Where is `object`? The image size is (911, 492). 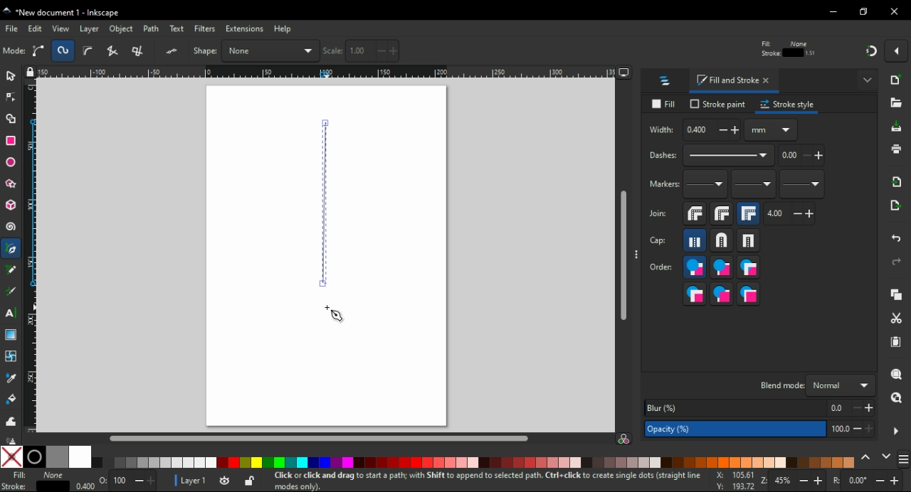
object is located at coordinates (123, 29).